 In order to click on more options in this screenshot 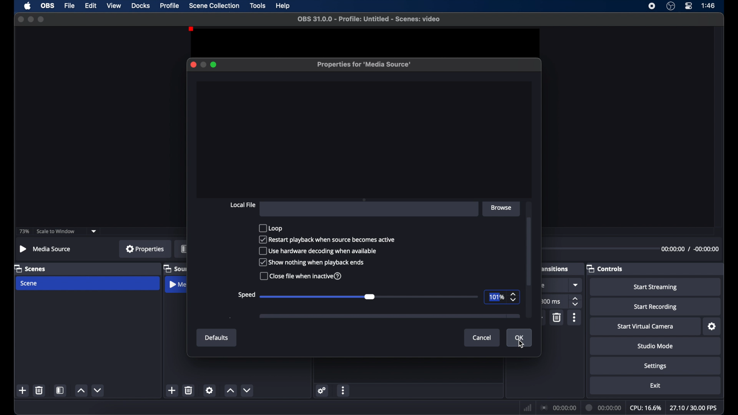, I will do `click(343, 391)`.